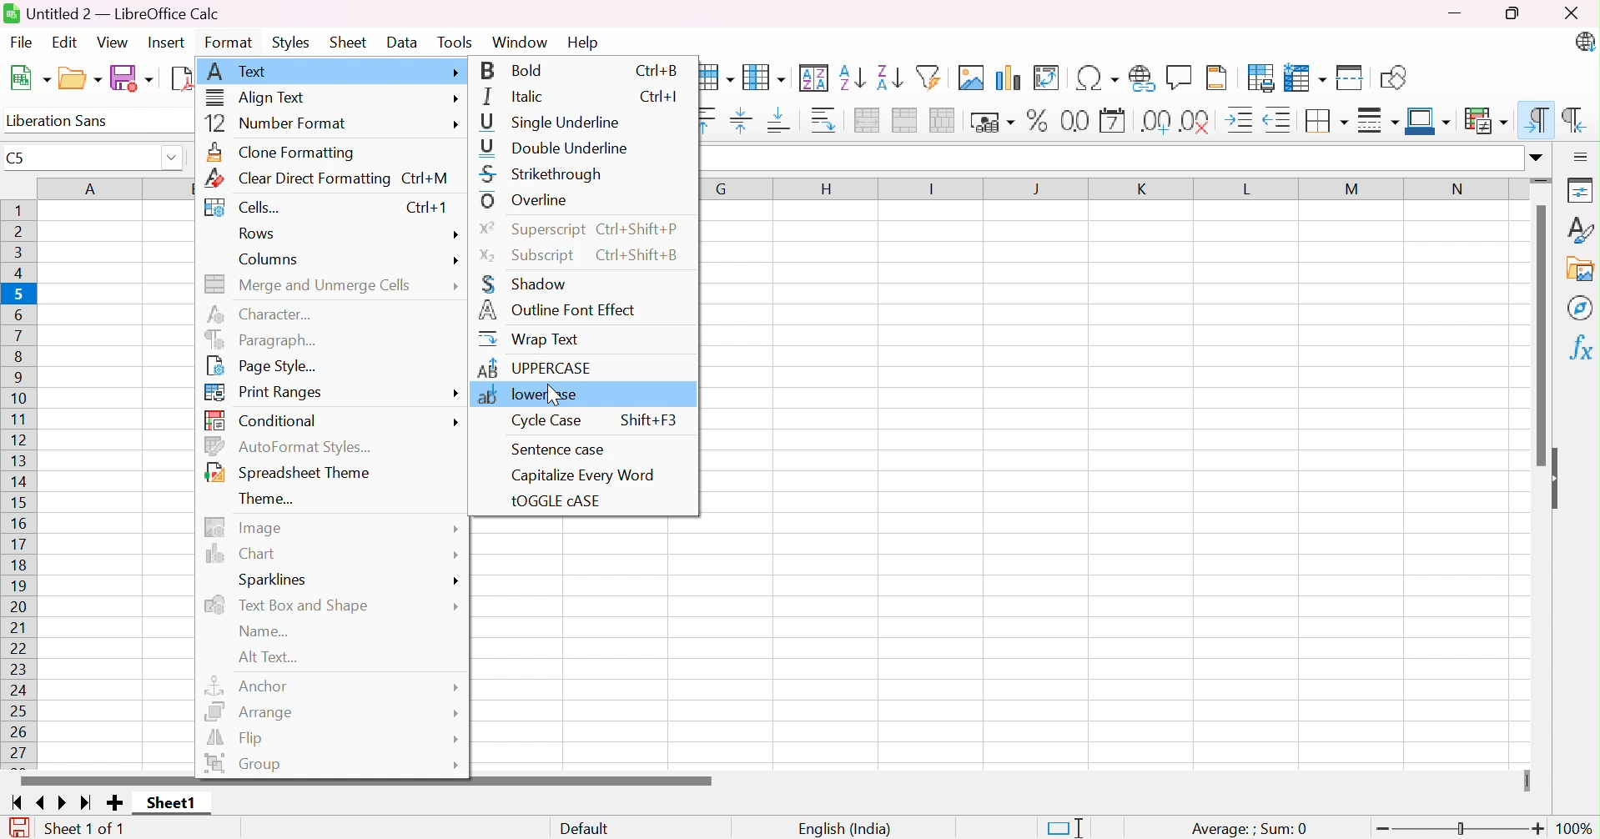  I want to click on More, so click(460, 688).